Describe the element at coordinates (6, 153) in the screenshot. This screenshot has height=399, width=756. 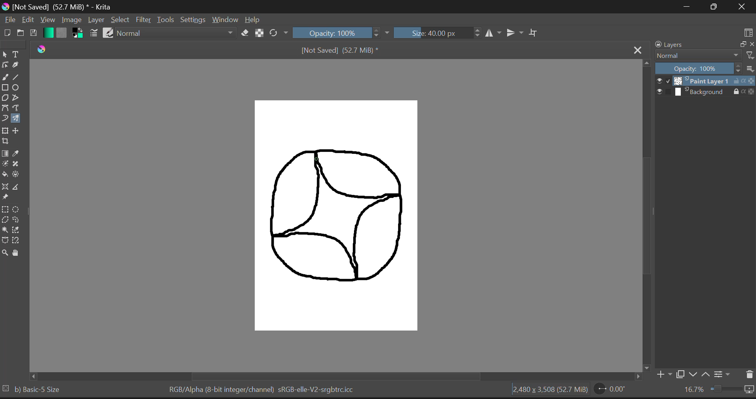
I see `Gradient Fill` at that location.